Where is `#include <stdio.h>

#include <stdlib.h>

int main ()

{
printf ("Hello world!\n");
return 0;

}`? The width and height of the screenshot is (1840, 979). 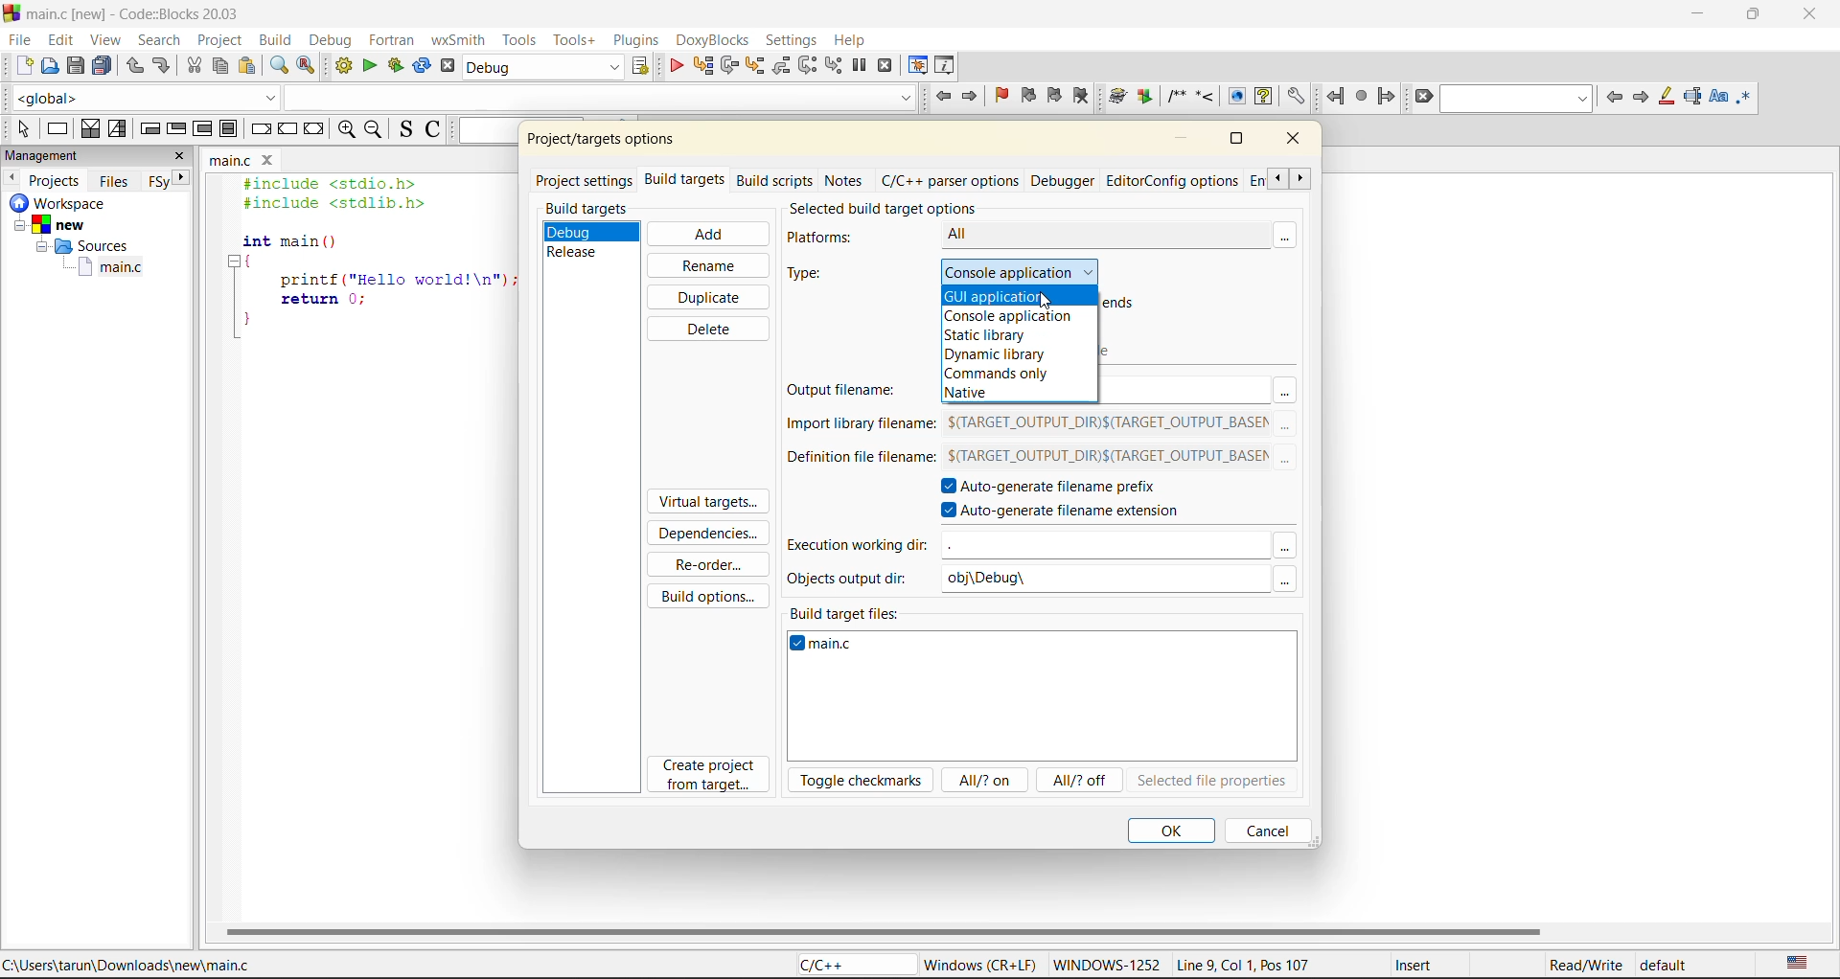
#include <stdio.h>

#include <stdlib.h>

int main ()

{
printf ("Hello world!\n");
return 0;

} is located at coordinates (368, 264).